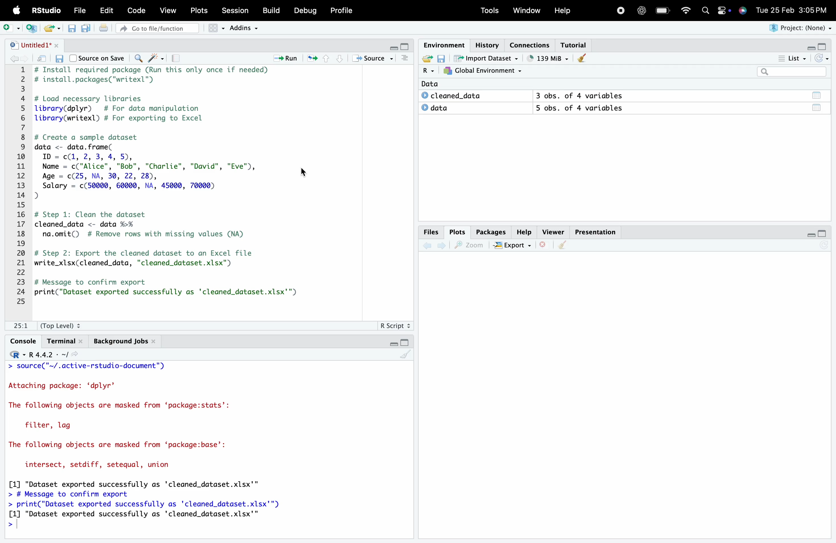 The height and width of the screenshot is (543, 836). What do you see at coordinates (641, 9) in the screenshot?
I see `ChatGpt` at bounding box center [641, 9].